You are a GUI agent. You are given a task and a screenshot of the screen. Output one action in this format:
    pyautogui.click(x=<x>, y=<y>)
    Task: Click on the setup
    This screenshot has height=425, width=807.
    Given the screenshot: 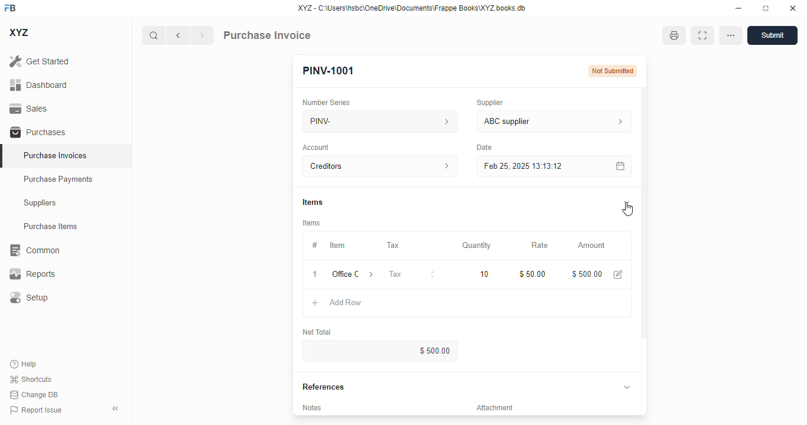 What is the action you would take?
    pyautogui.click(x=28, y=298)
    